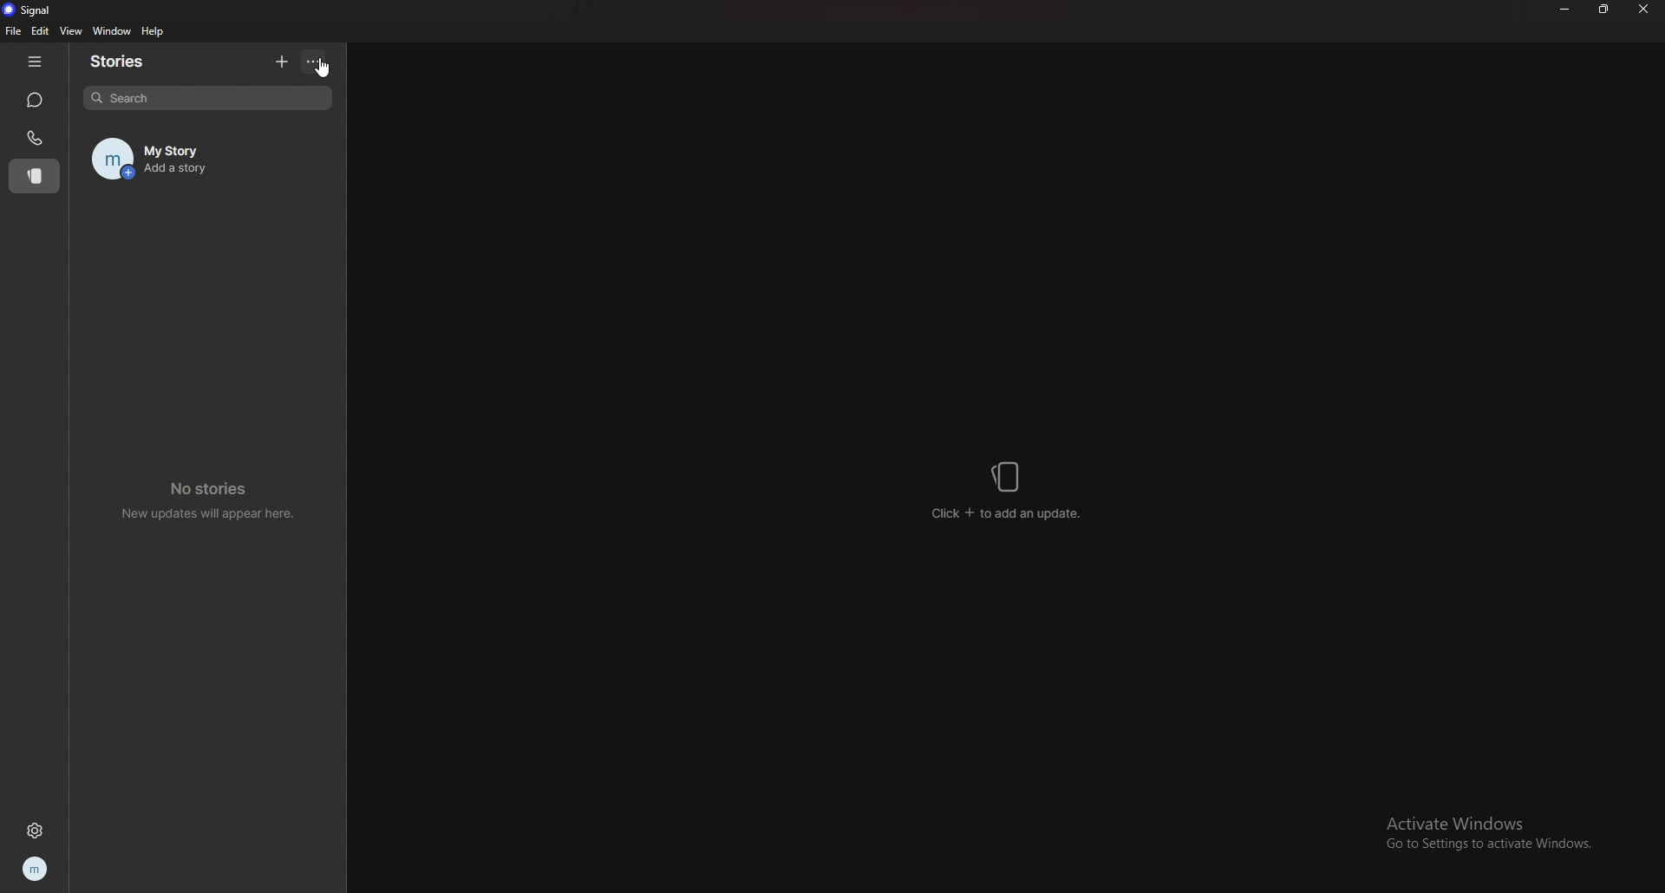 This screenshot has height=893, width=1665. Describe the element at coordinates (210, 514) in the screenshot. I see `New updates will appear here.` at that location.